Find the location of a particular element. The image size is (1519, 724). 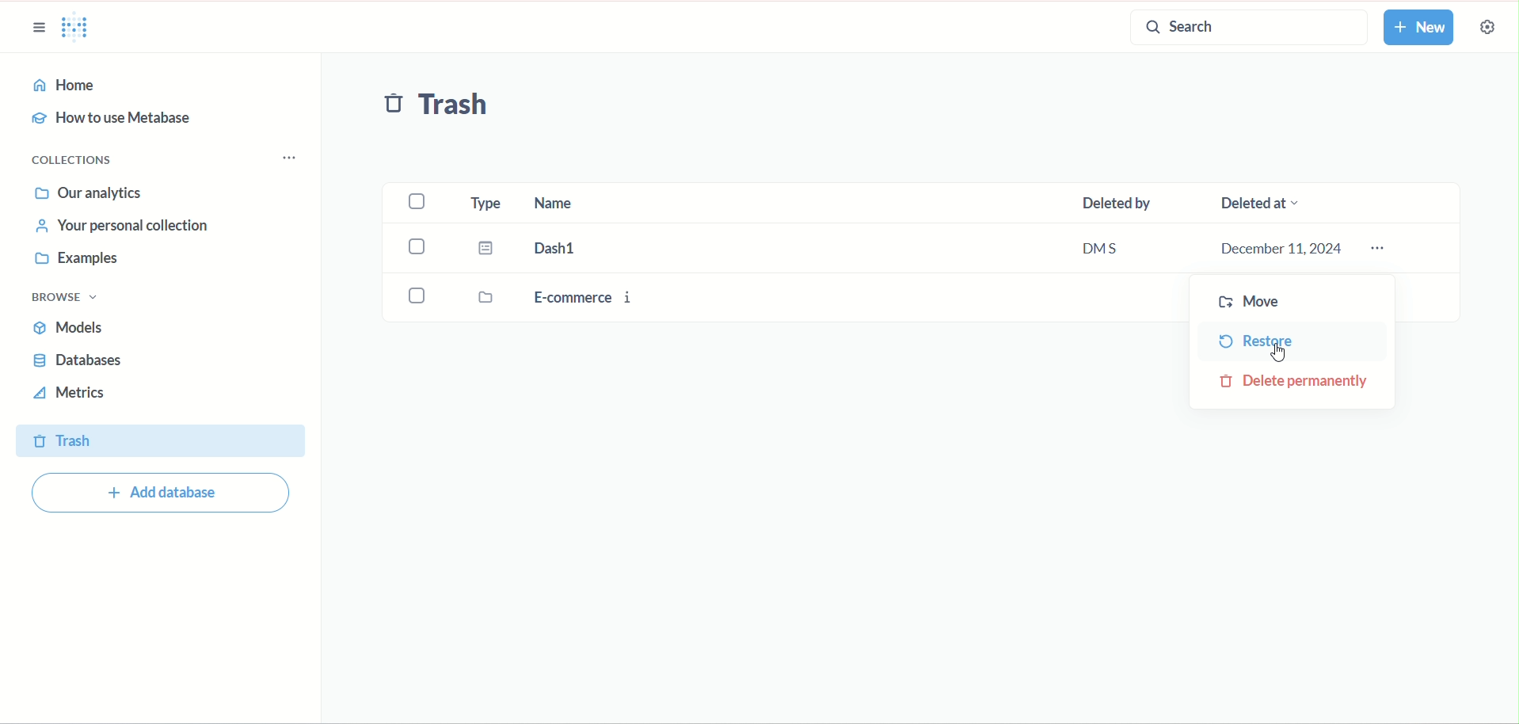

settings is located at coordinates (1486, 26).